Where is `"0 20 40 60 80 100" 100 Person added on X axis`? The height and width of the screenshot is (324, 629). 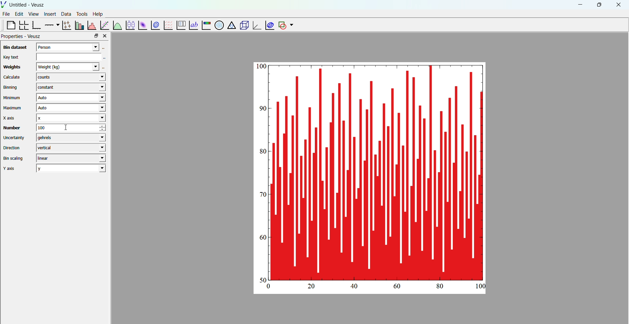
"0 20 40 60 80 100" 100 Person added on X axis is located at coordinates (375, 288).